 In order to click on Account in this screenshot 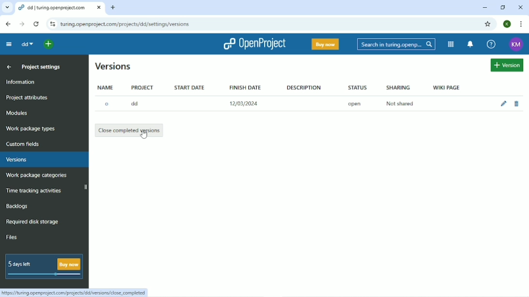, I will do `click(516, 45)`.